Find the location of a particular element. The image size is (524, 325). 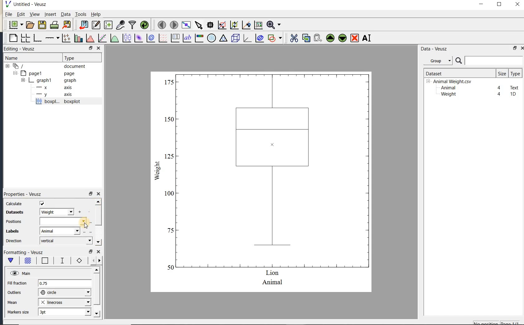

box plot is located at coordinates (262, 181).